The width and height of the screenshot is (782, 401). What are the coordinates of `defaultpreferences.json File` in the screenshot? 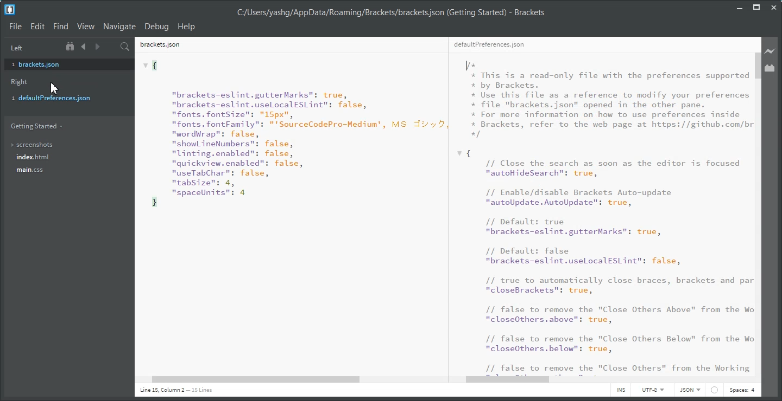 It's located at (598, 44).